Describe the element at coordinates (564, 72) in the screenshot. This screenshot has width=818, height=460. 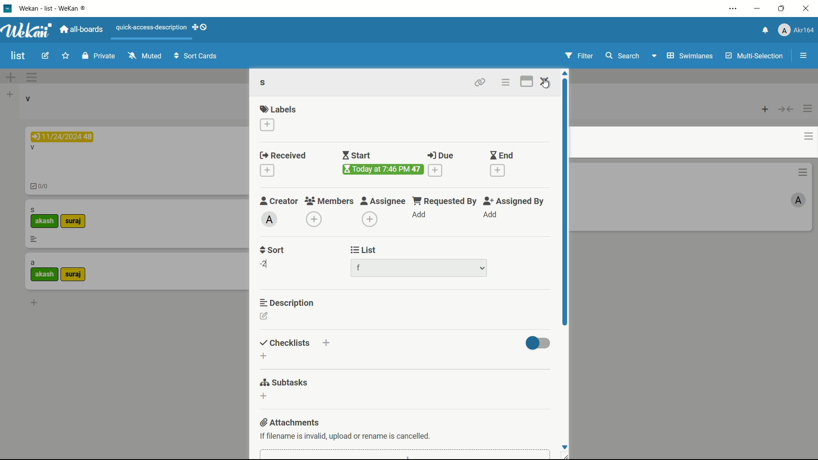
I see `Scroll up` at that location.